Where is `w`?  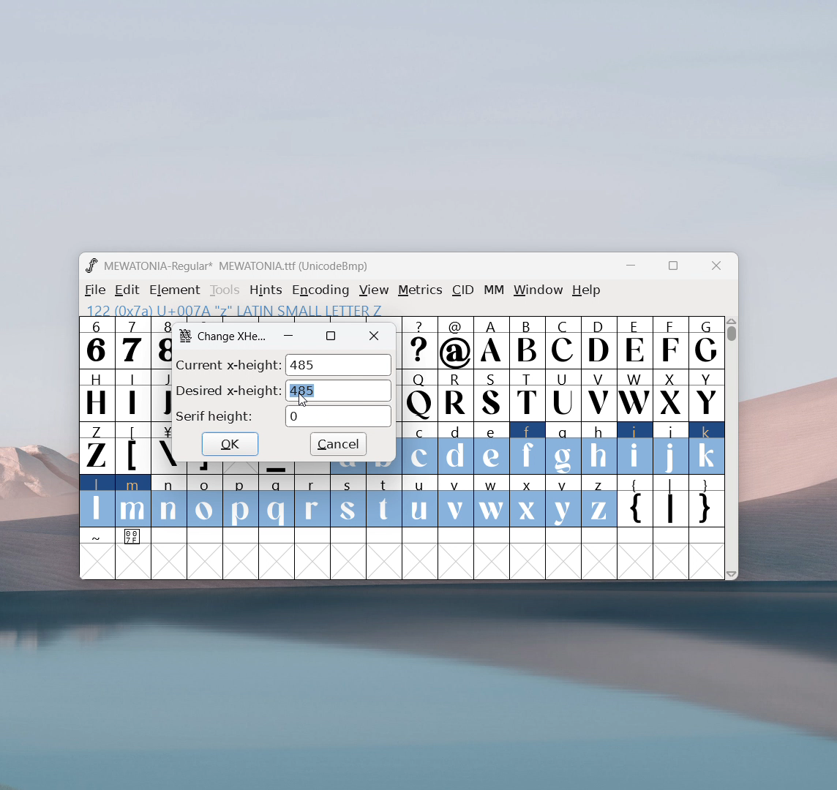 w is located at coordinates (492, 501).